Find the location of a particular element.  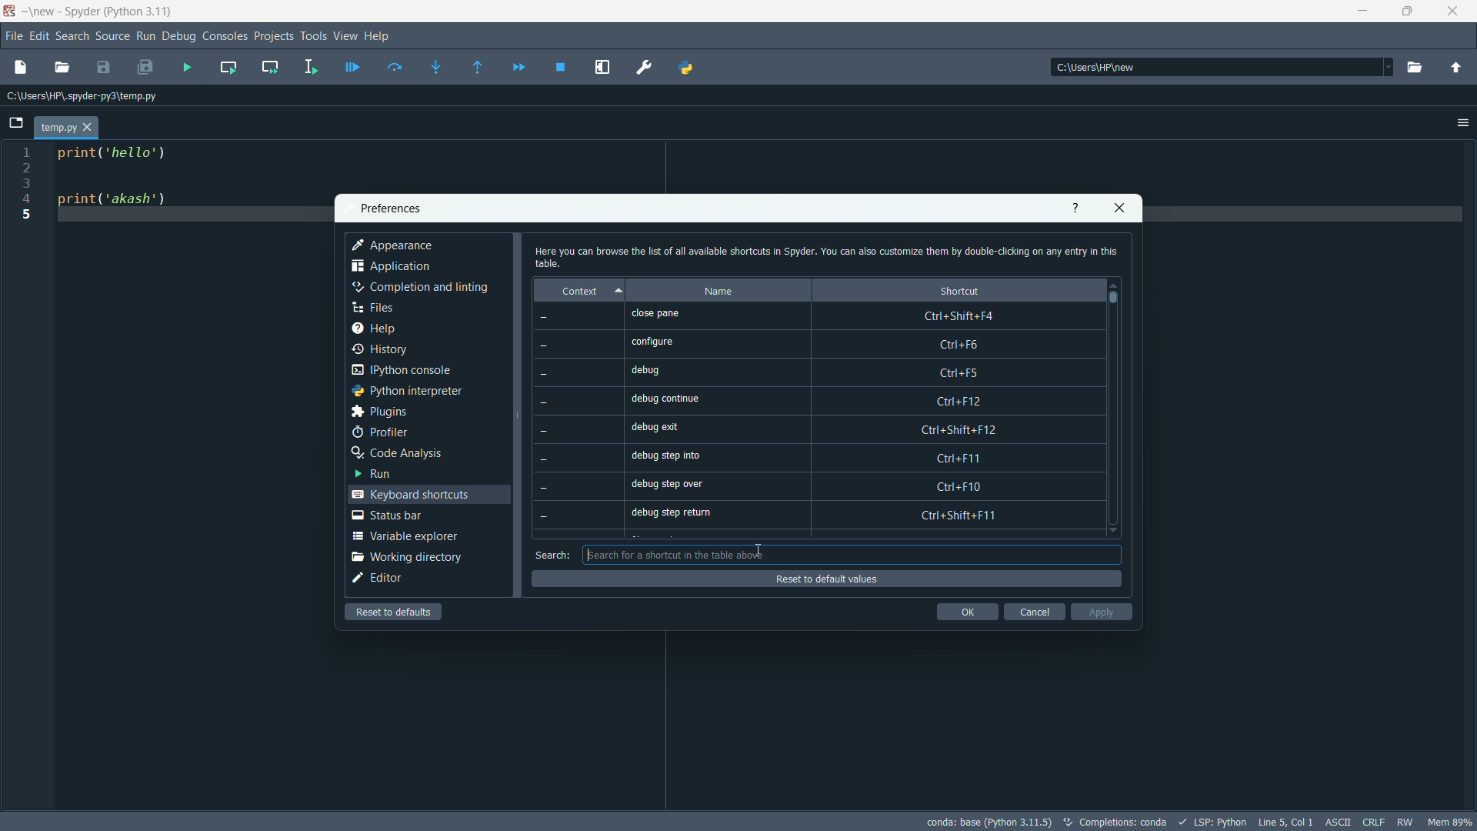

c:/users/hp/new is located at coordinates (1220, 67).